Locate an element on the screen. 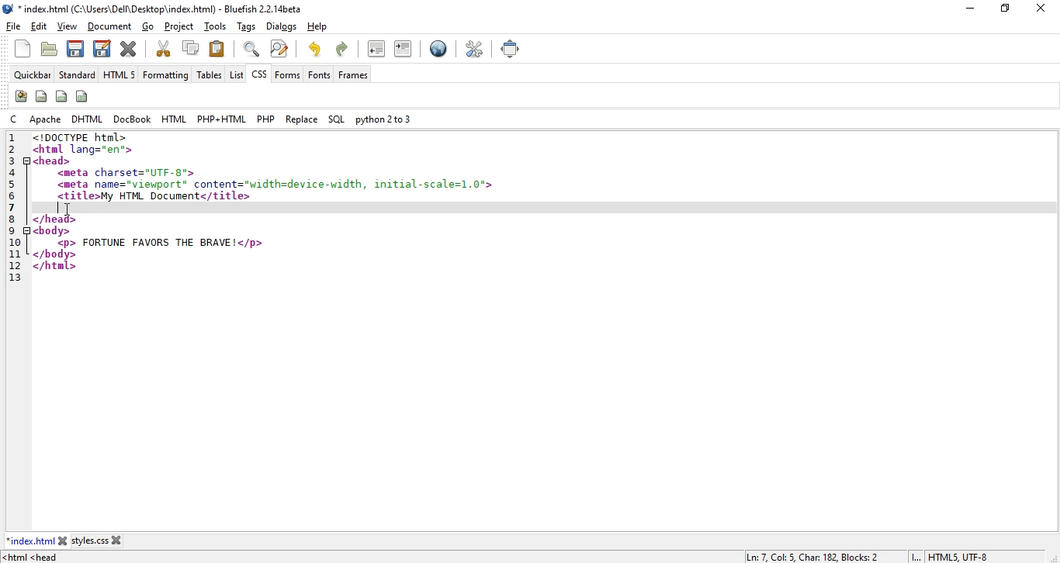  project is located at coordinates (180, 26).